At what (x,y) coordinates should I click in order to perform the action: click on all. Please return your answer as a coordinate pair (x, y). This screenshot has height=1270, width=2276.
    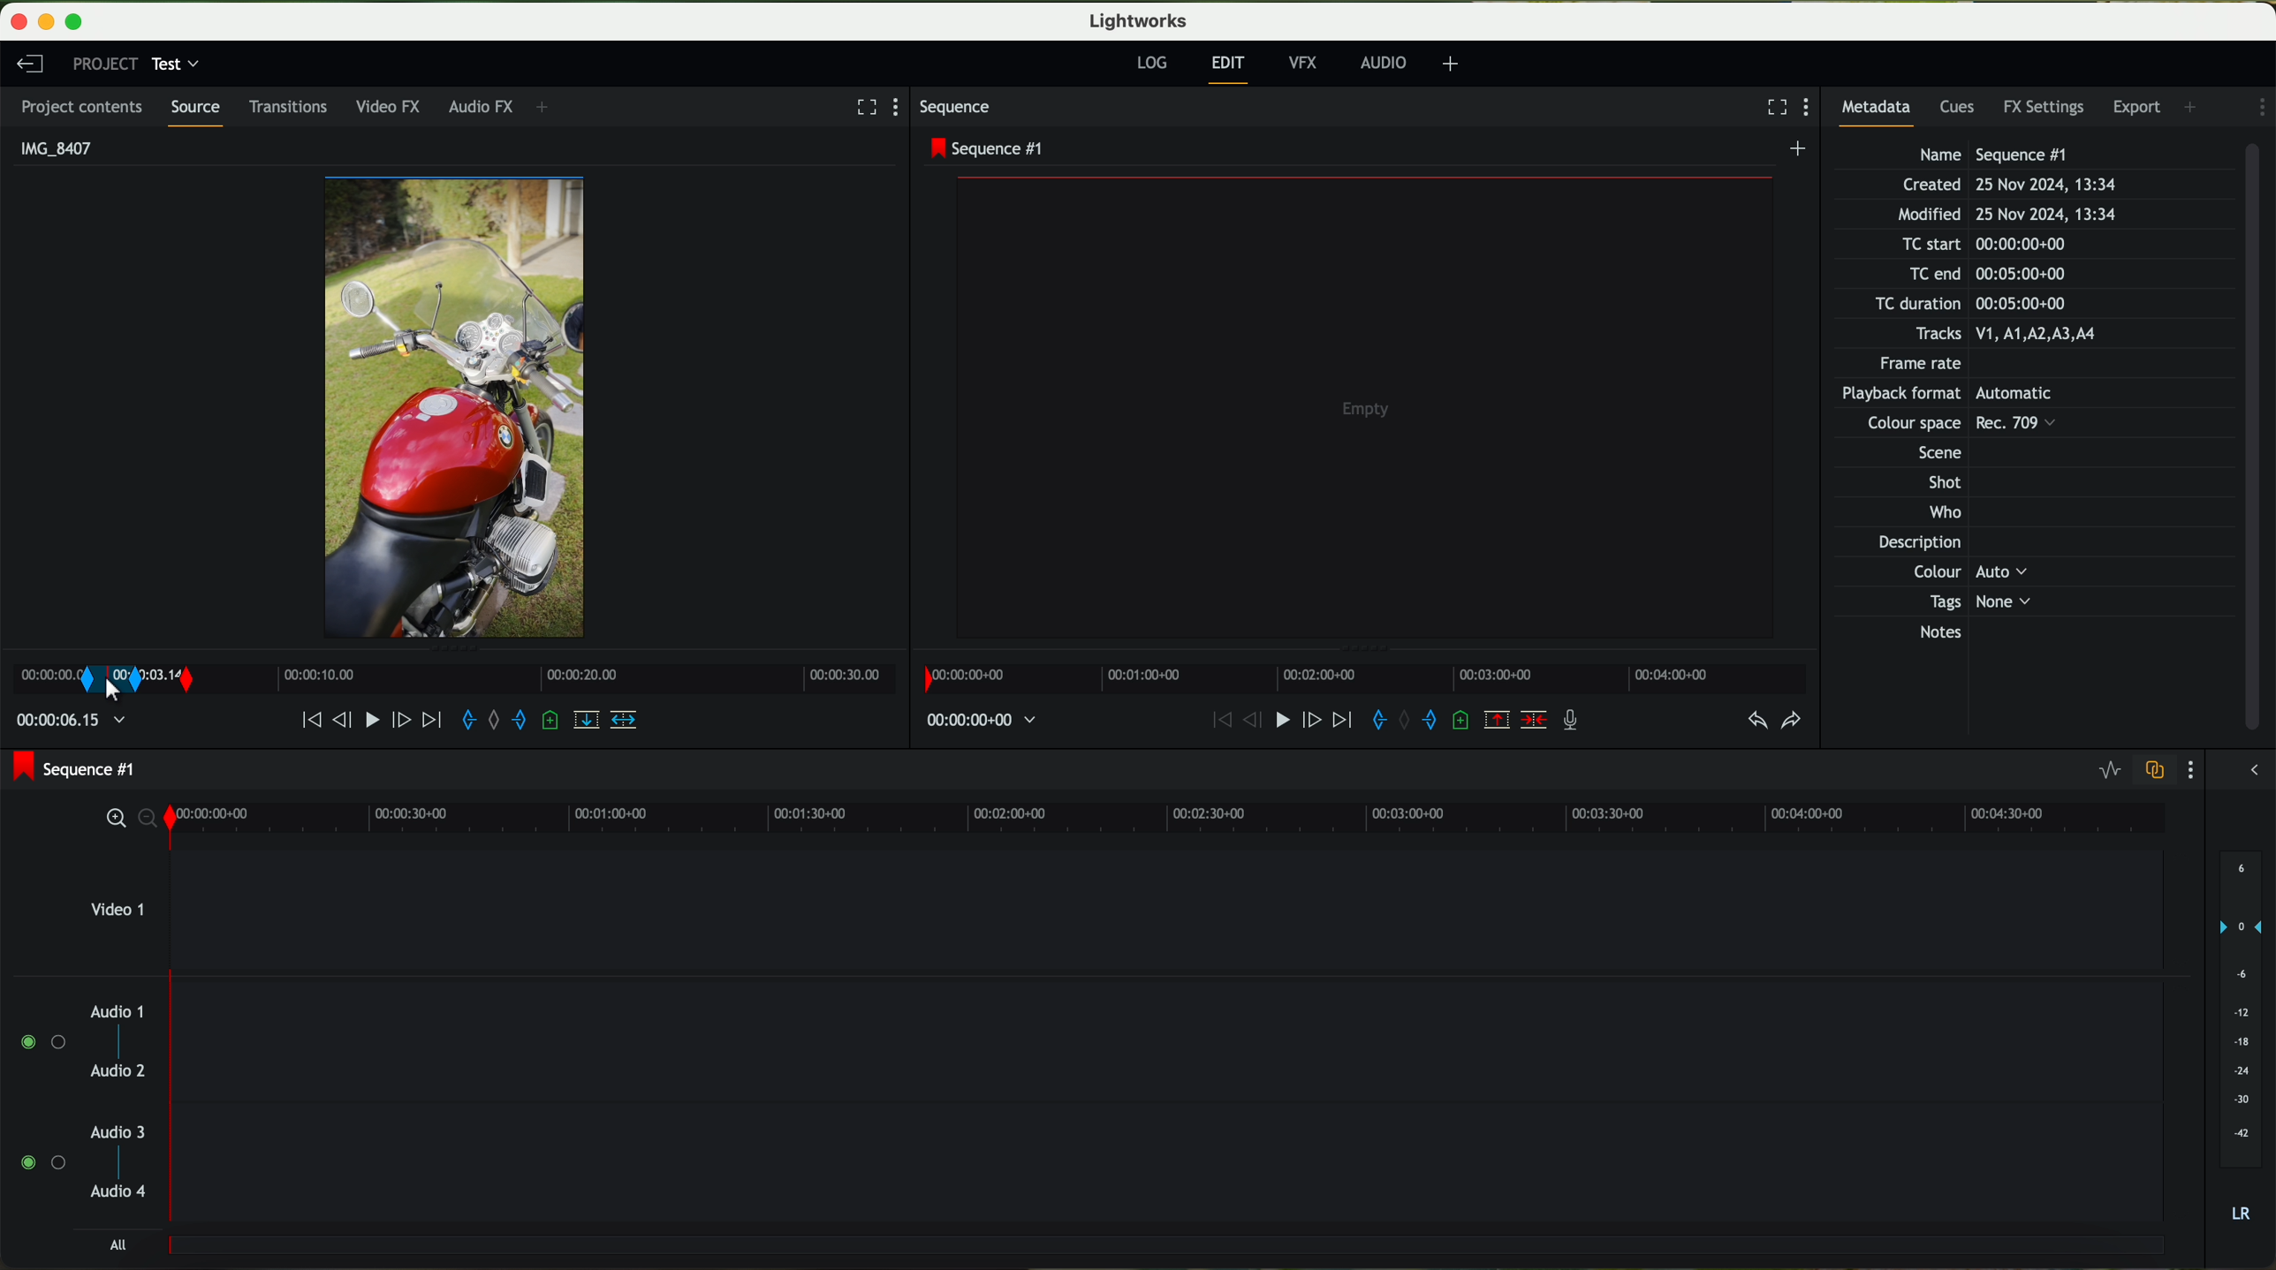
    Looking at the image, I should click on (121, 1246).